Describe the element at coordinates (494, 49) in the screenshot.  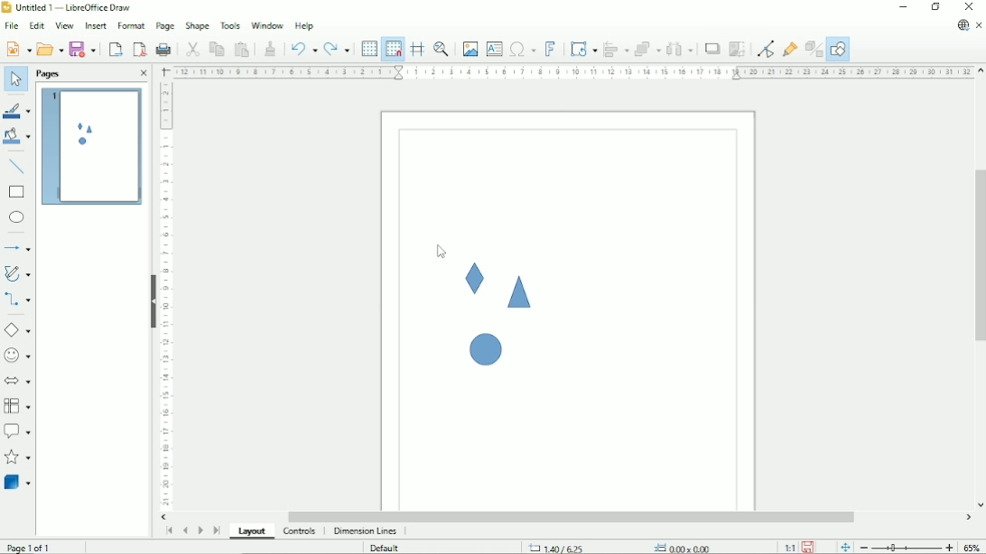
I see `Insert text box` at that location.